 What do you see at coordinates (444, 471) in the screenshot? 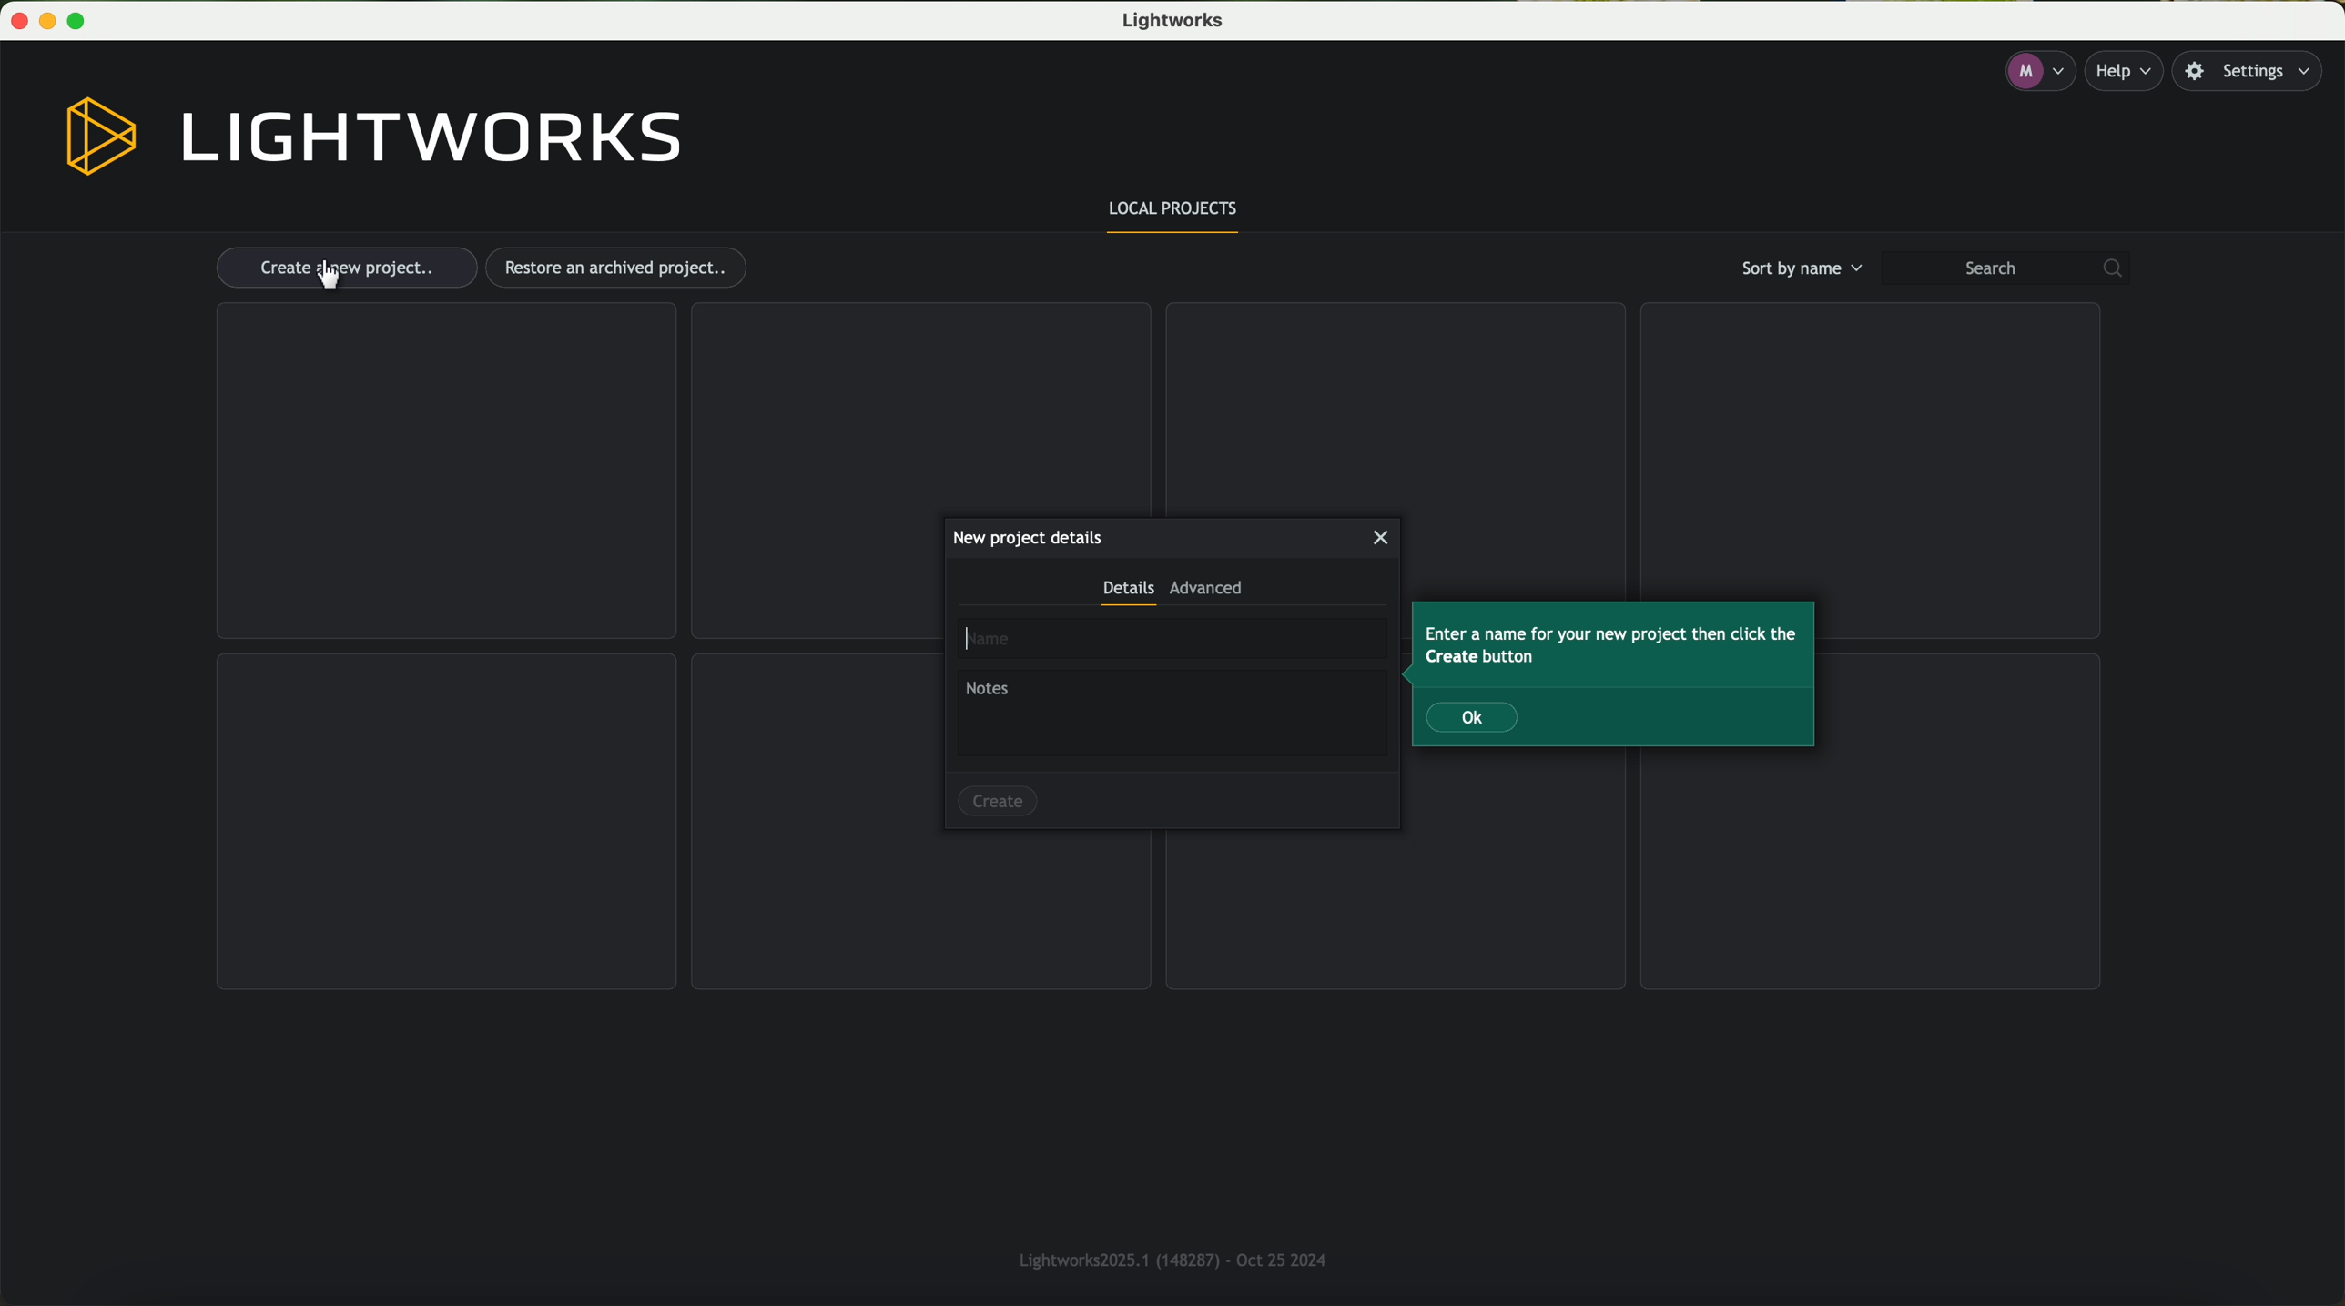
I see `grid` at bounding box center [444, 471].